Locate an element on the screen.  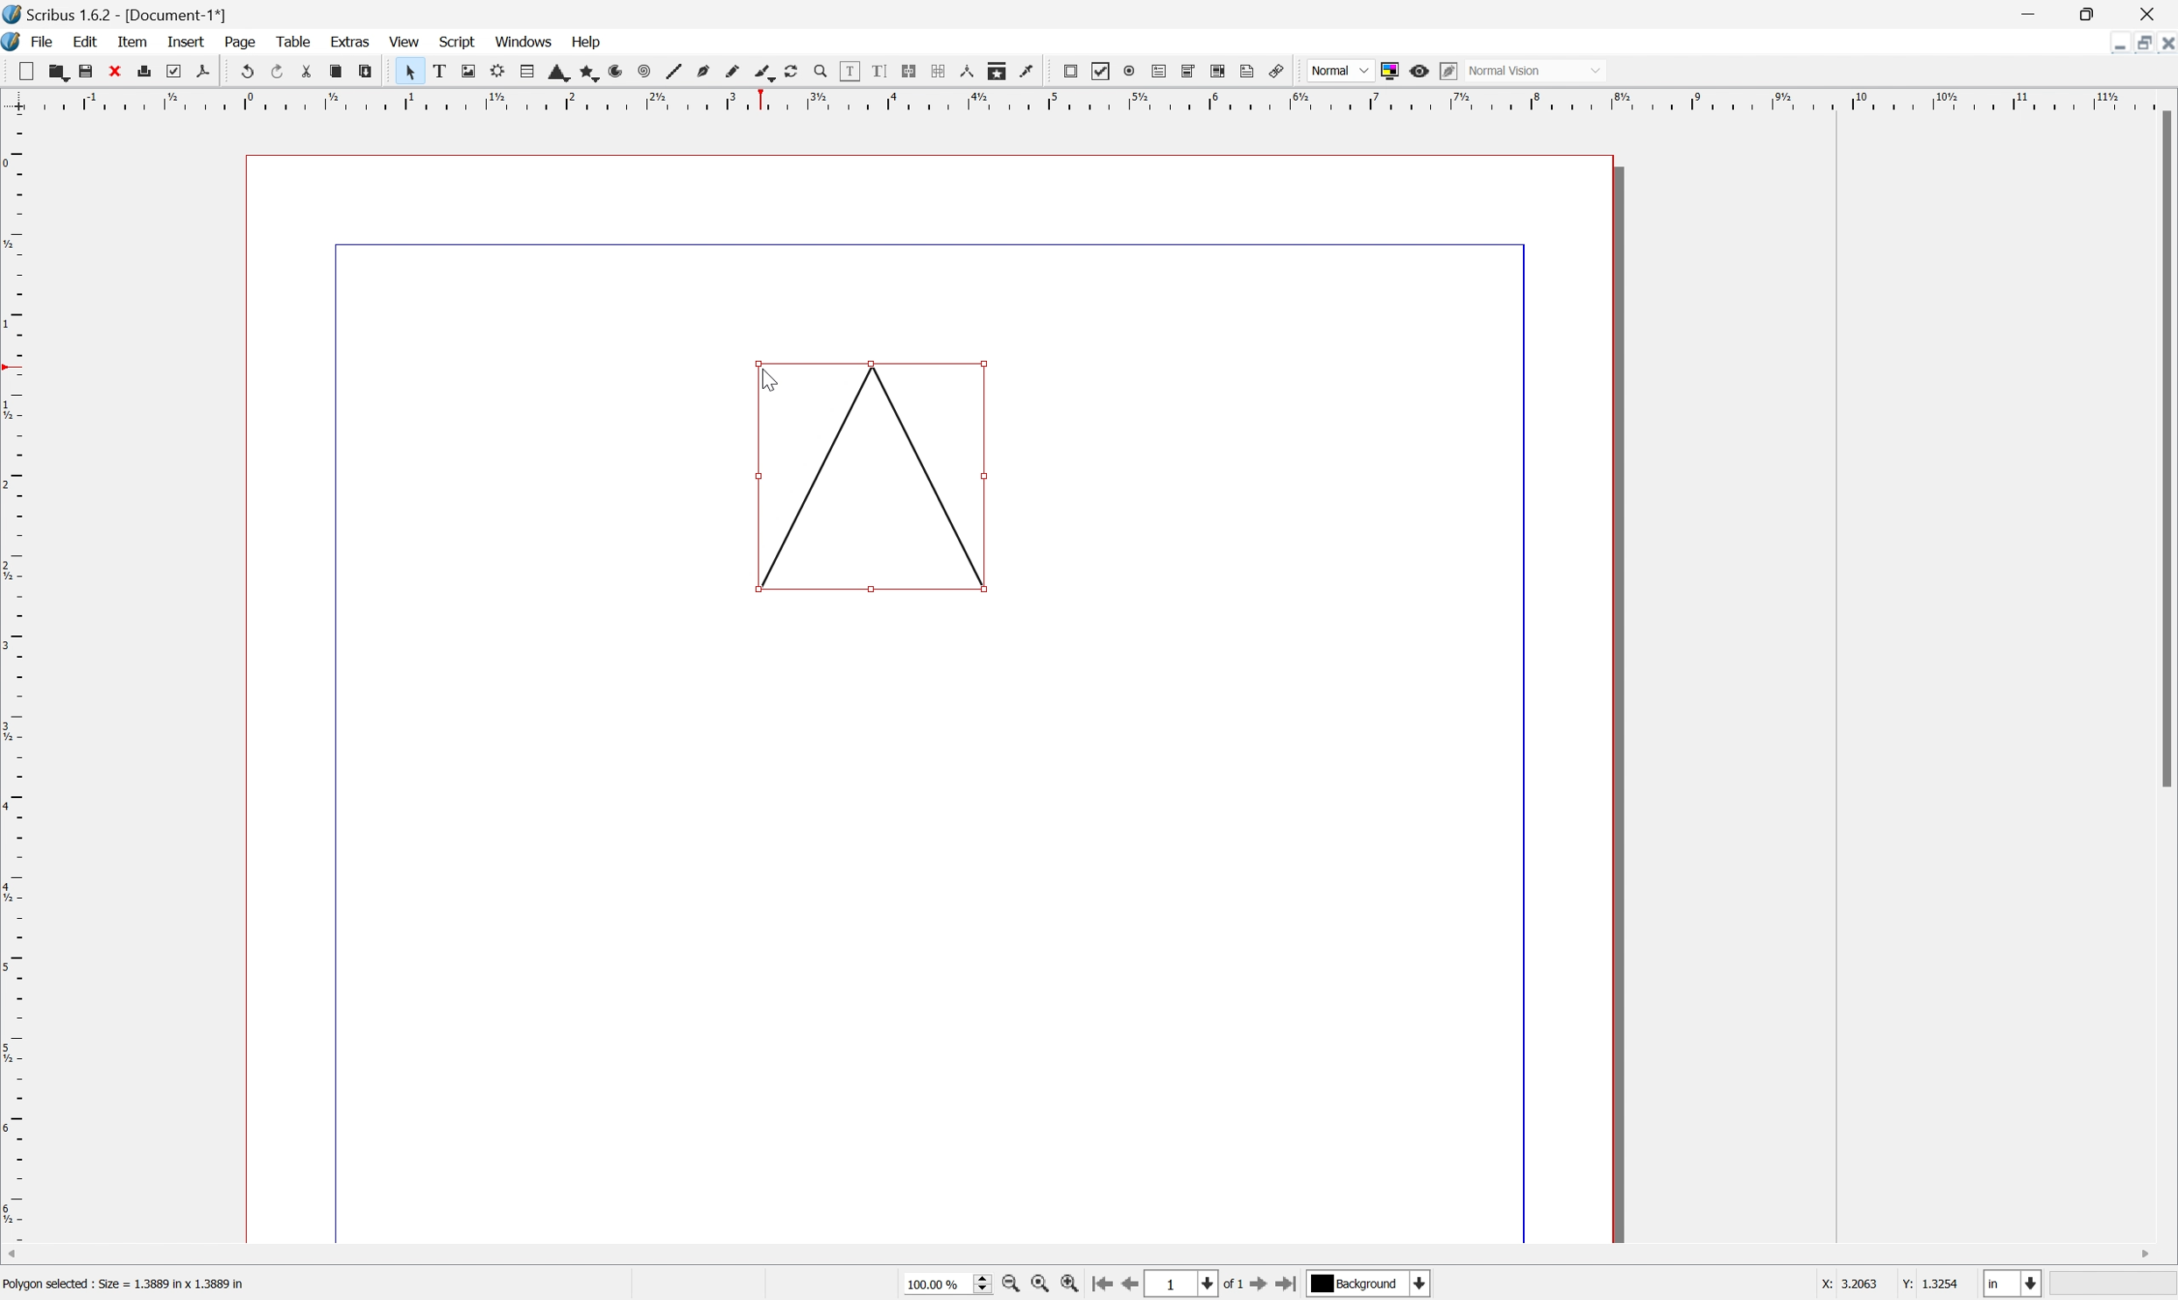
PDF text field is located at coordinates (1156, 71).